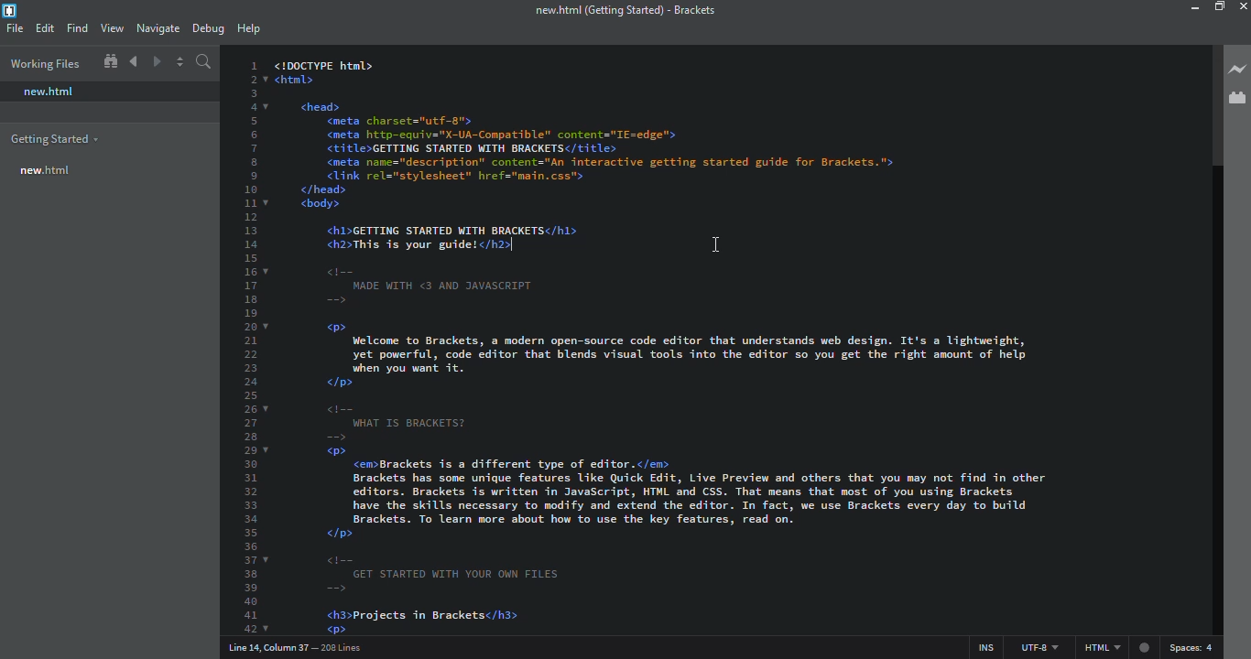 This screenshot has height=659, width=1251. What do you see at coordinates (46, 27) in the screenshot?
I see `edit` at bounding box center [46, 27].